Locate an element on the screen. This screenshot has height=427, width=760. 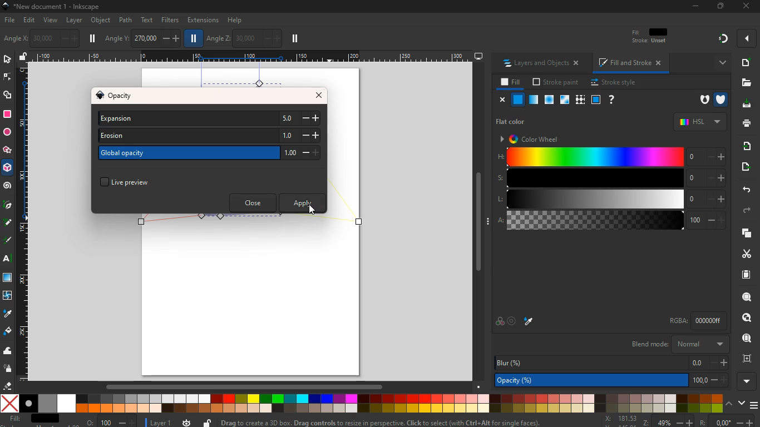
edge is located at coordinates (7, 78).